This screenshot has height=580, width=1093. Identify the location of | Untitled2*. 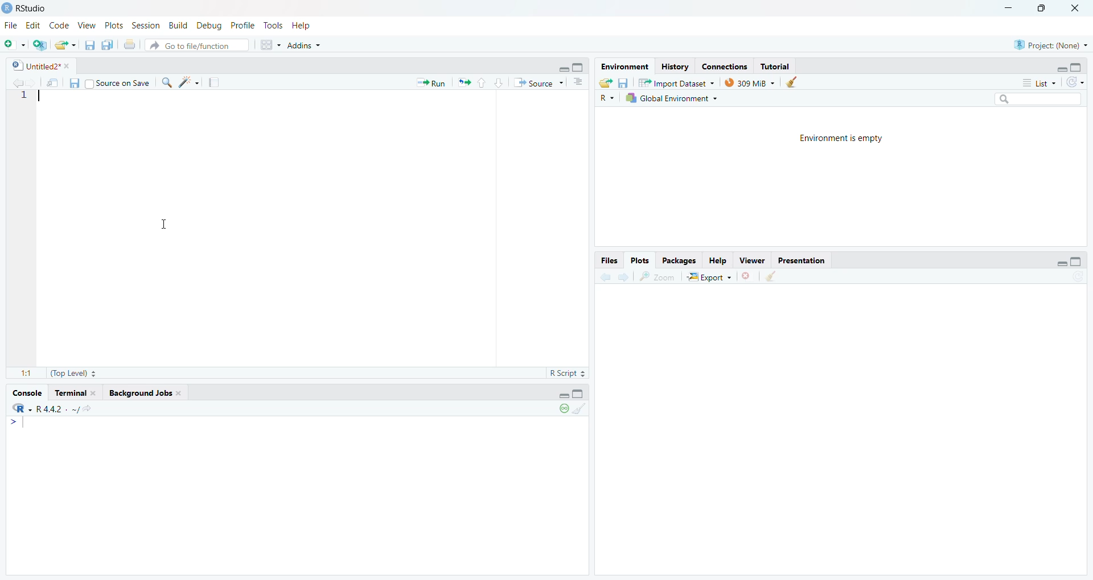
(36, 67).